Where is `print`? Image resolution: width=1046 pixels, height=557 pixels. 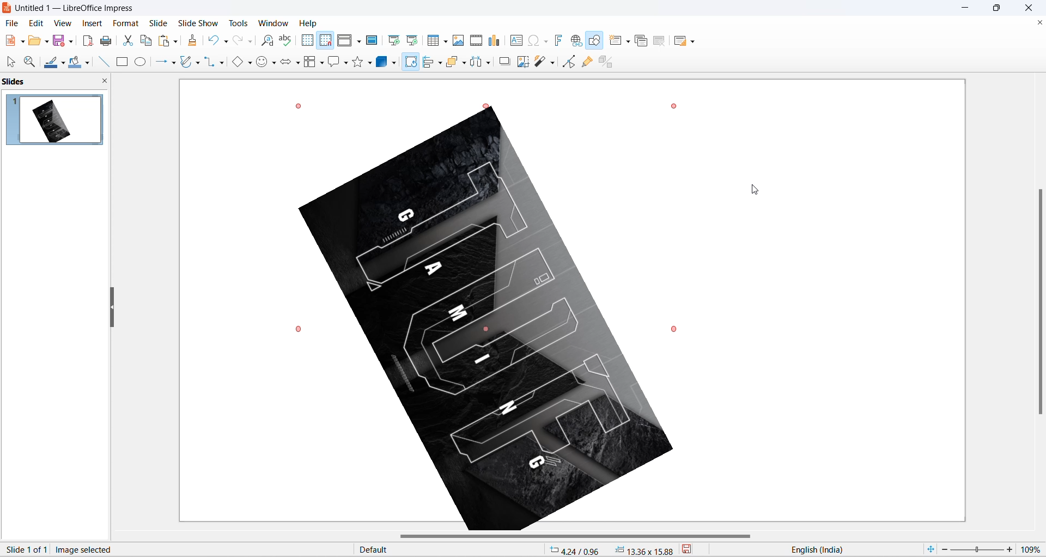 print is located at coordinates (110, 41).